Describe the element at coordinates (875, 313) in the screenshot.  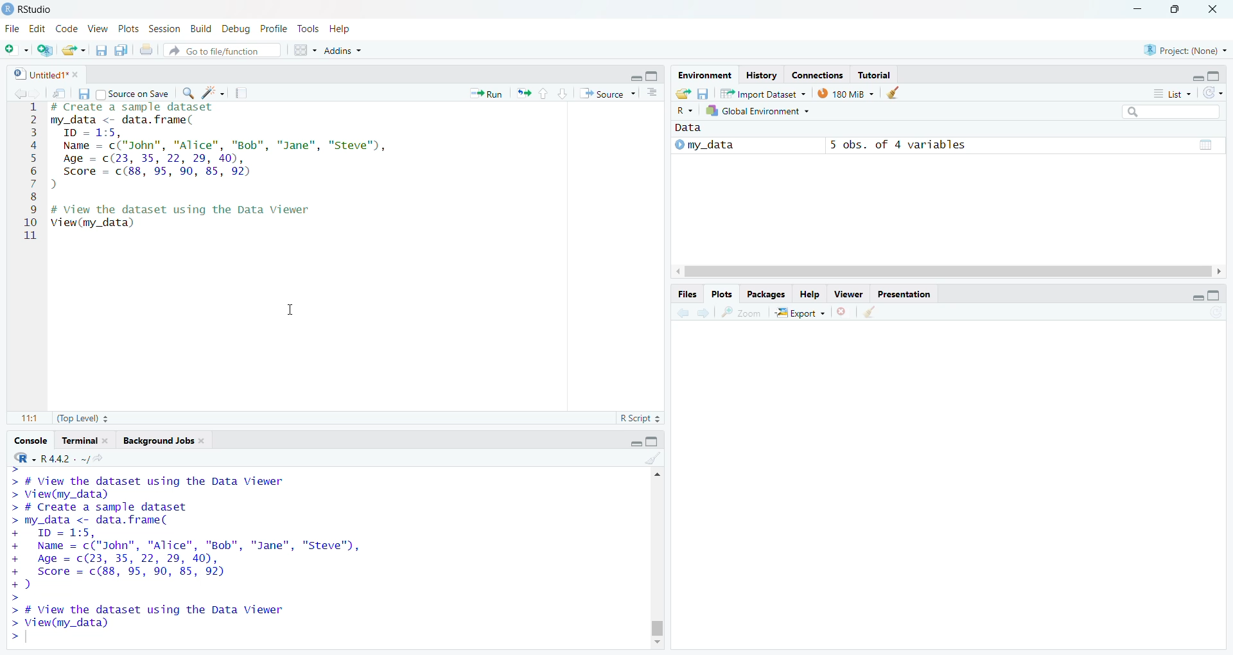
I see `Clear object for workspaces` at that location.